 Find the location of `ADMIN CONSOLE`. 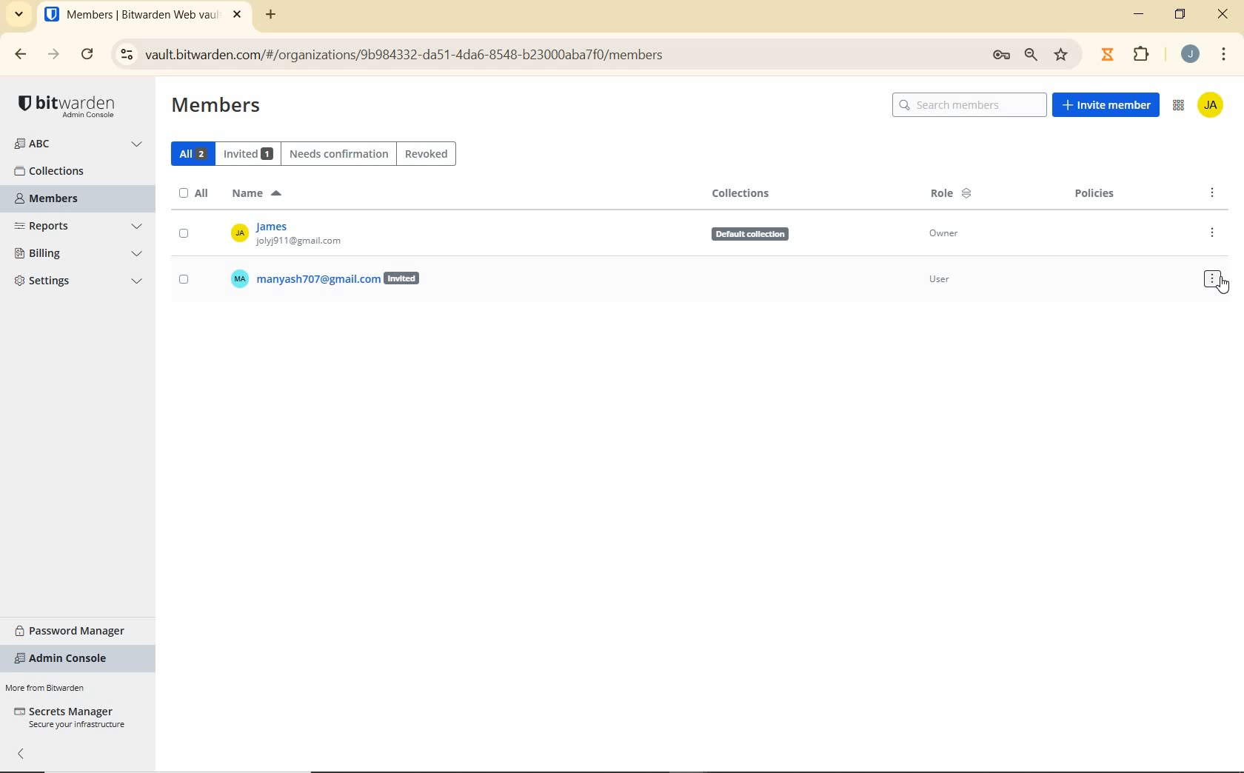

ADMIN CONSOLE is located at coordinates (66, 659).